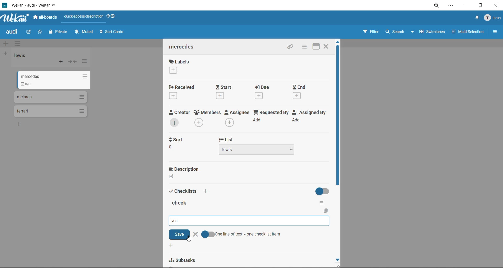 This screenshot has width=503, height=268. I want to click on add swimlane, so click(6, 44).